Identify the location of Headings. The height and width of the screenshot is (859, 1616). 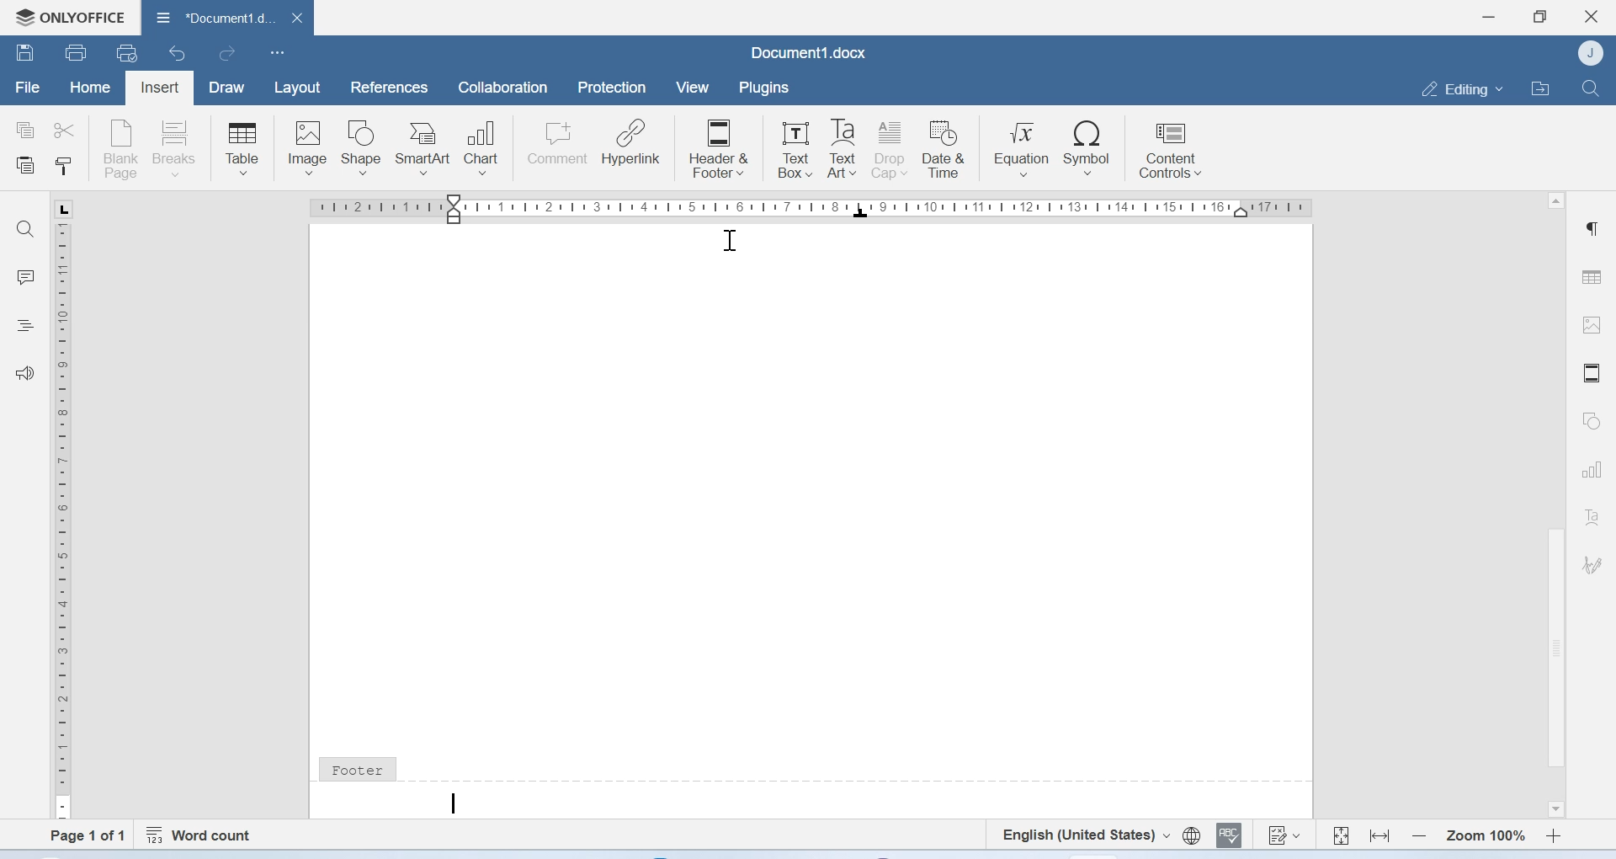
(28, 324).